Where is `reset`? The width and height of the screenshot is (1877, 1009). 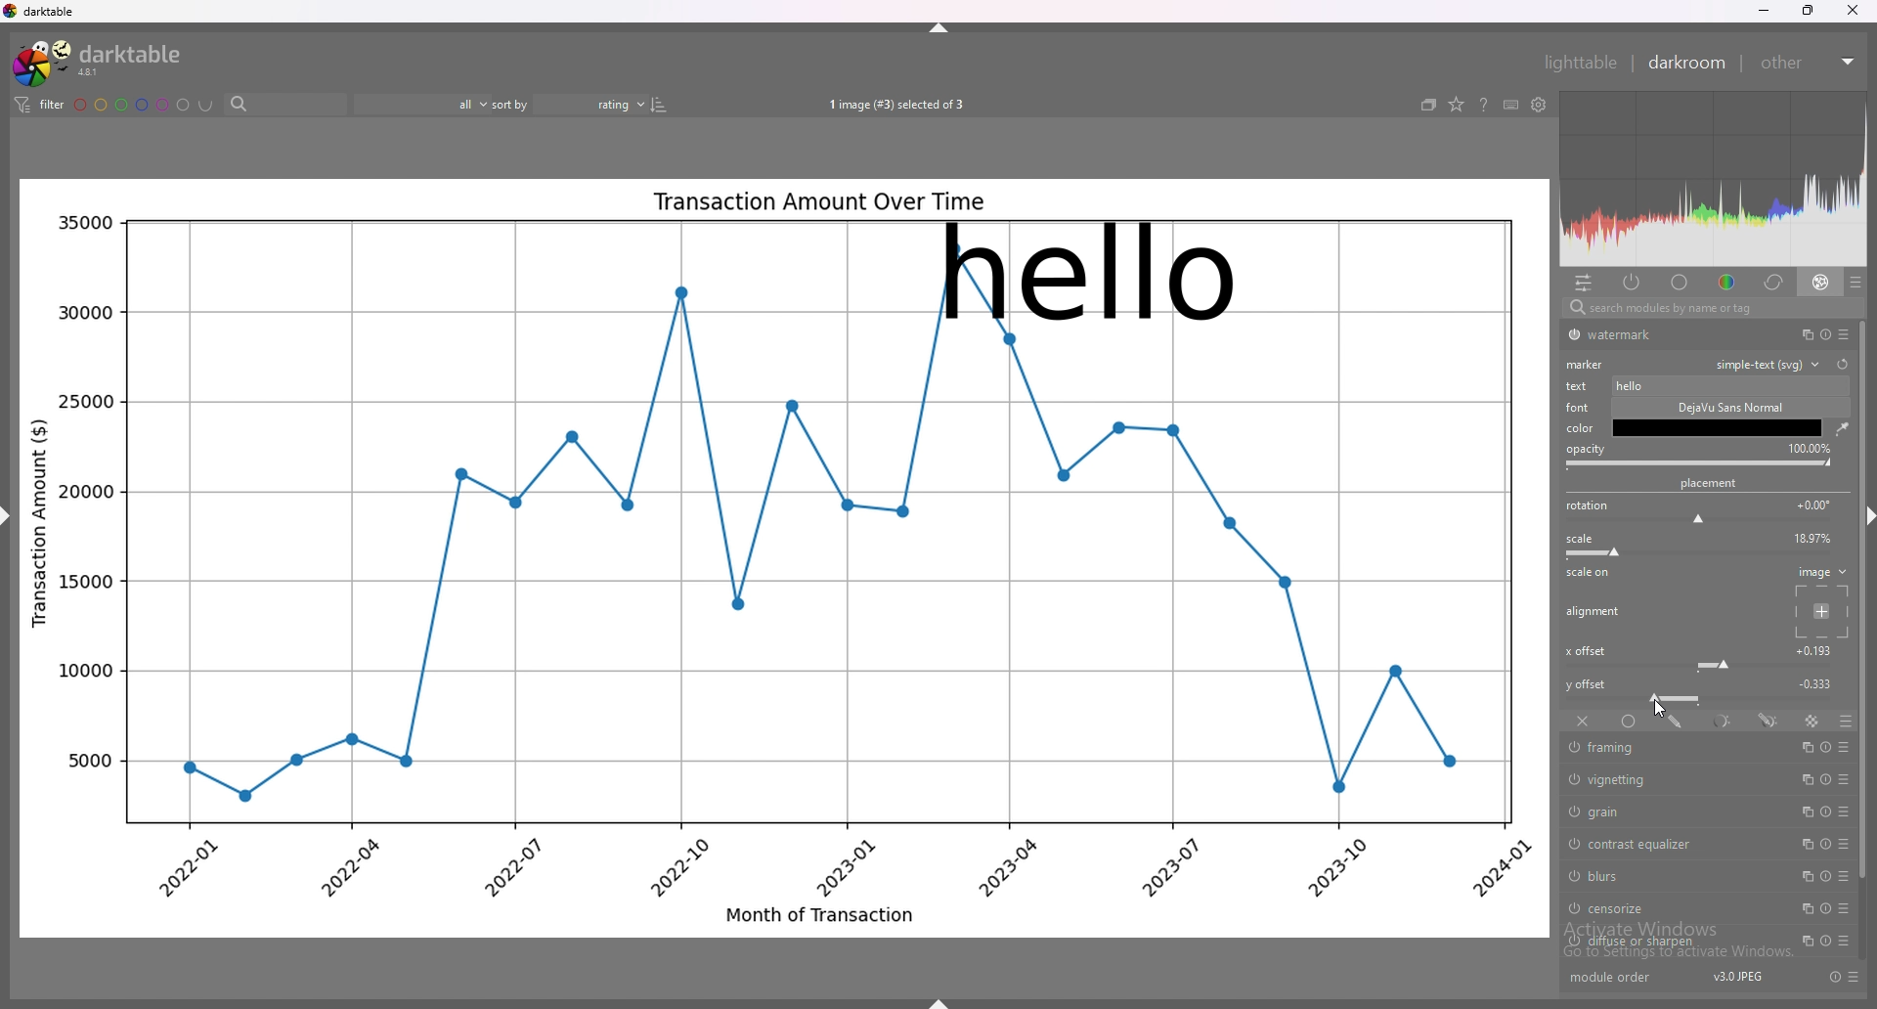 reset is located at coordinates (1825, 780).